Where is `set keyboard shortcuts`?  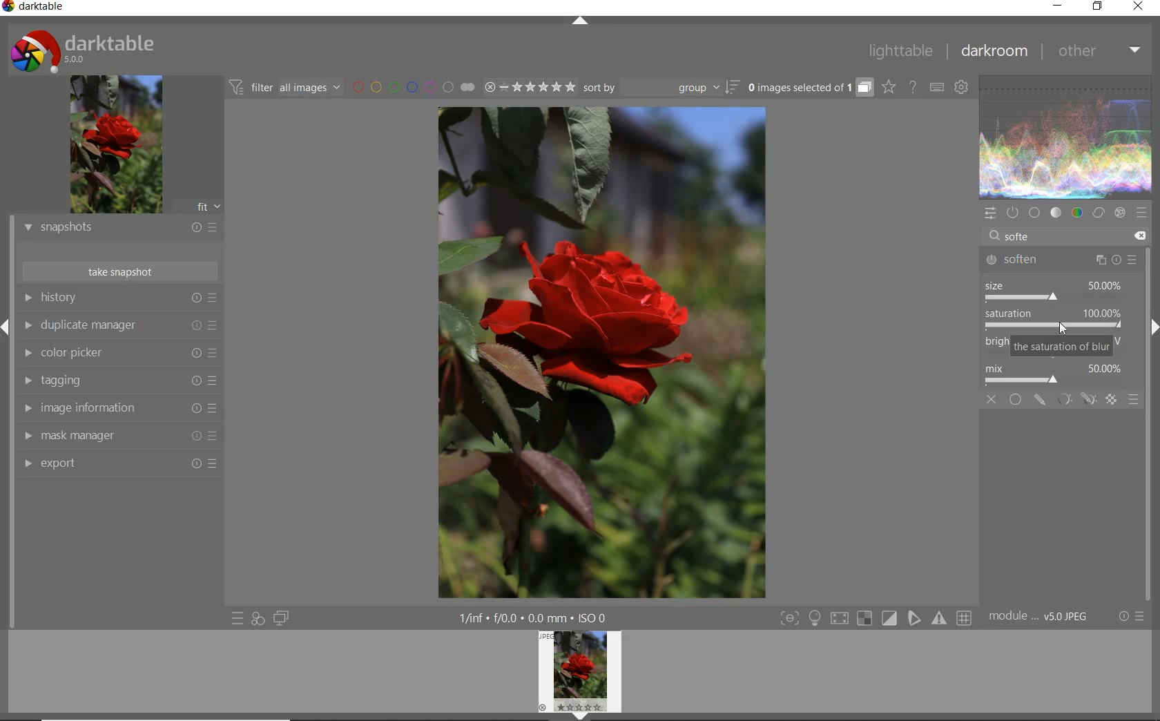 set keyboard shortcuts is located at coordinates (936, 87).